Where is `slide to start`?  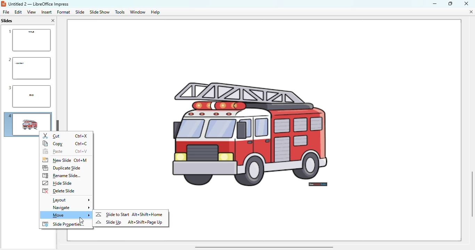
slide to start is located at coordinates (112, 214).